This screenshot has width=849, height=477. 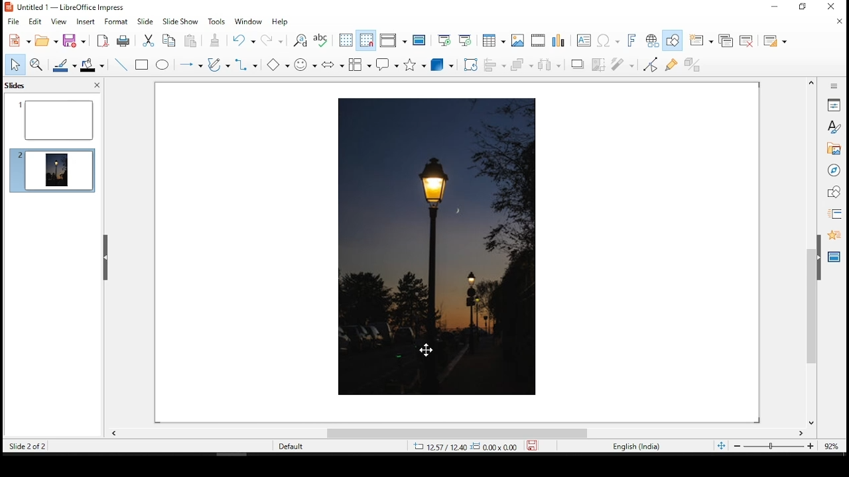 I want to click on display views, so click(x=395, y=40).